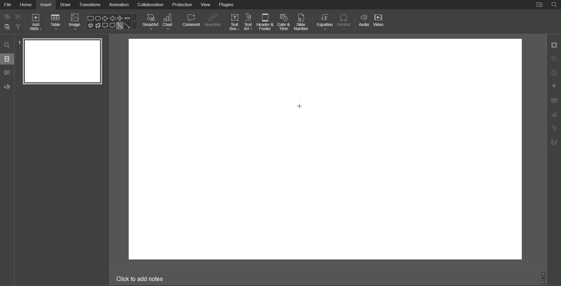 The width and height of the screenshot is (561, 286). I want to click on Audio, so click(365, 22).